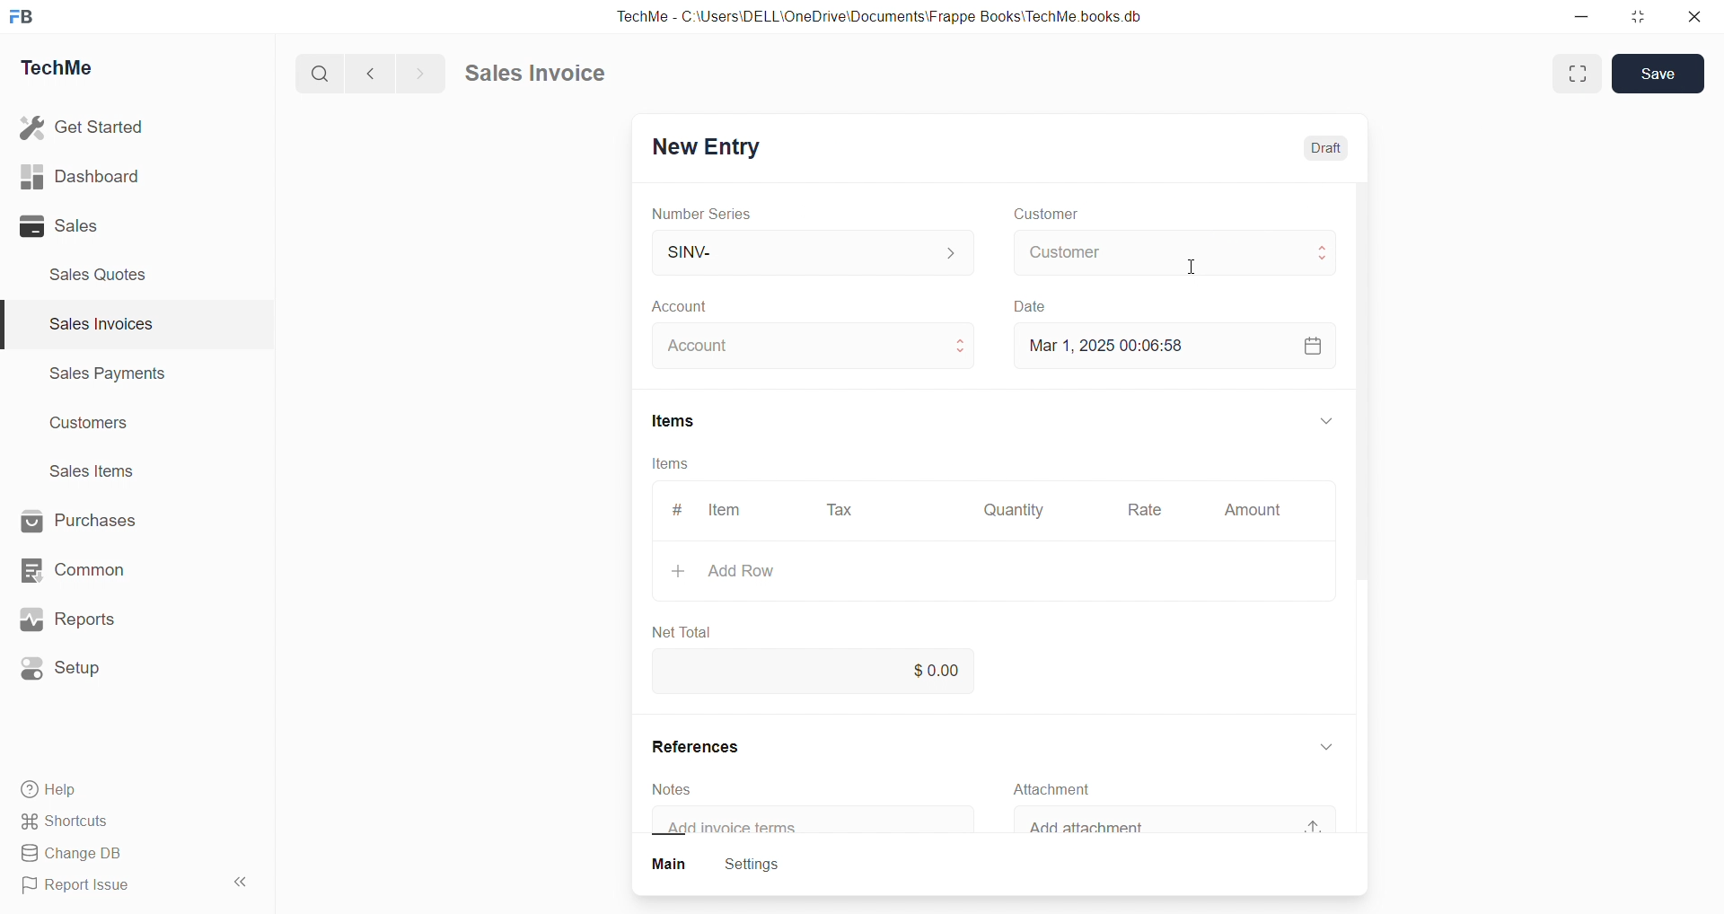 The height and width of the screenshot is (914, 1724). What do you see at coordinates (99, 376) in the screenshot?
I see `Sales Payments` at bounding box center [99, 376].